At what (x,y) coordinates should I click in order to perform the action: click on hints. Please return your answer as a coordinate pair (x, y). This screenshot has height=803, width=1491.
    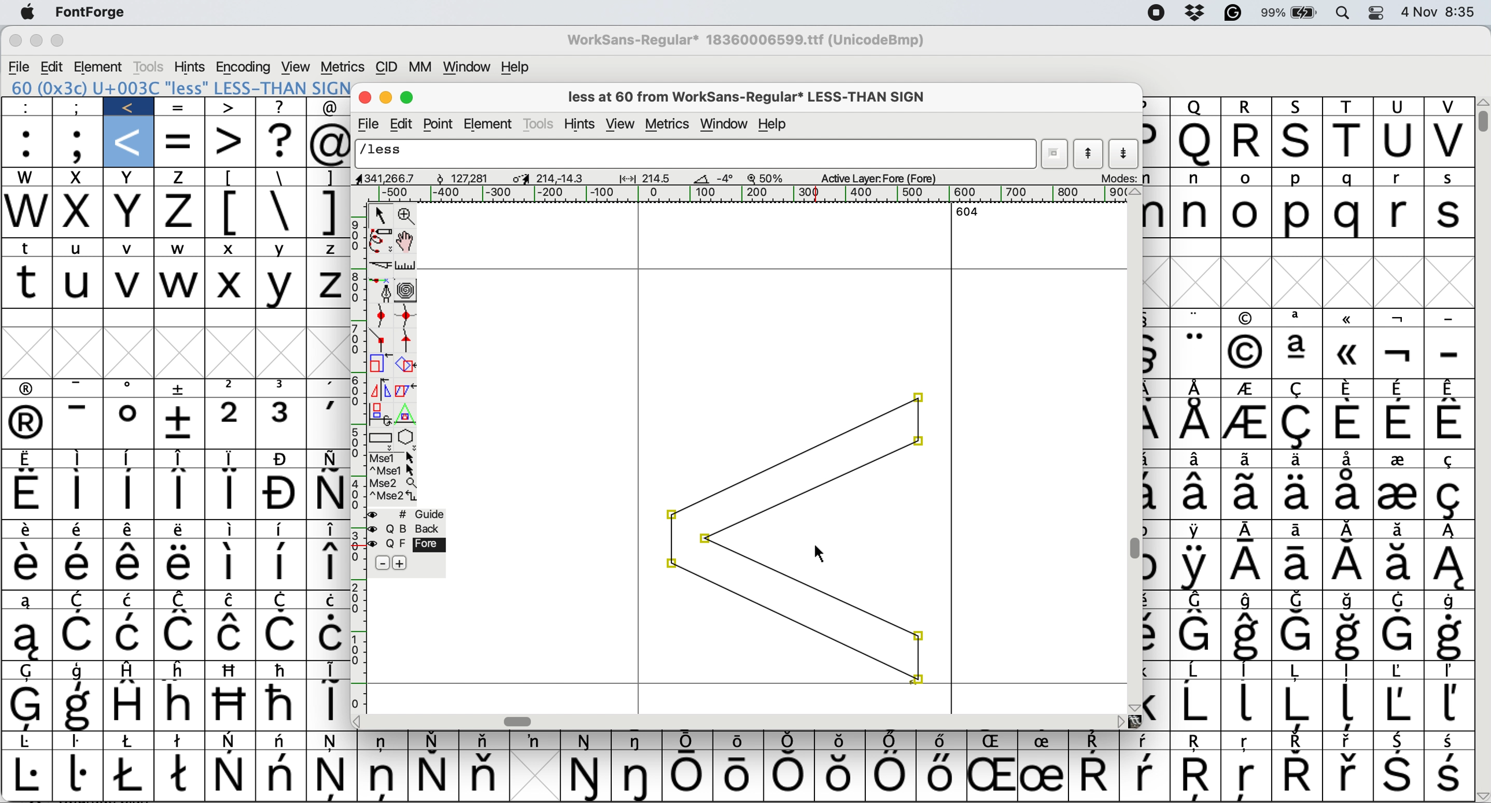
    Looking at the image, I should click on (579, 124).